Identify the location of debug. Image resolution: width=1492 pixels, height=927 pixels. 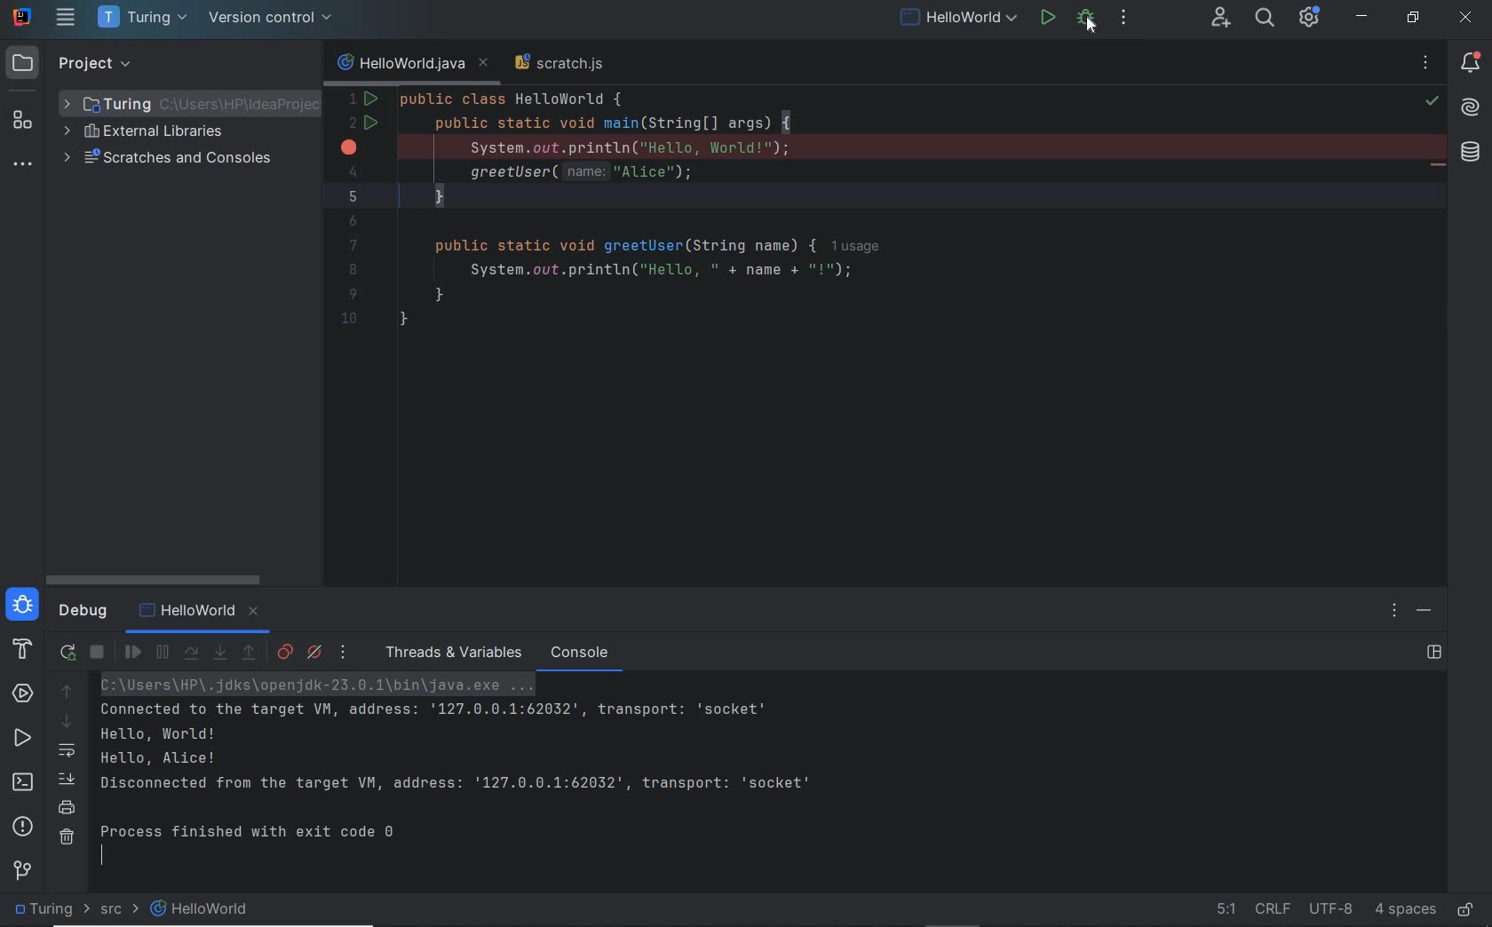
(83, 614).